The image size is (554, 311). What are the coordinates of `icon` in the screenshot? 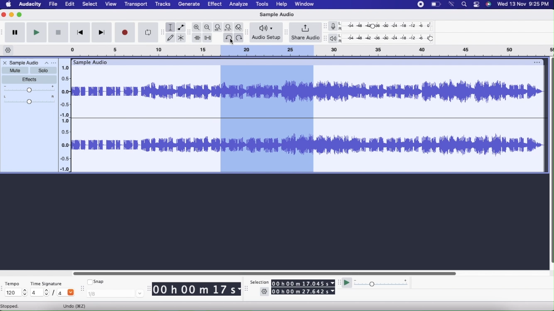 It's located at (488, 4).